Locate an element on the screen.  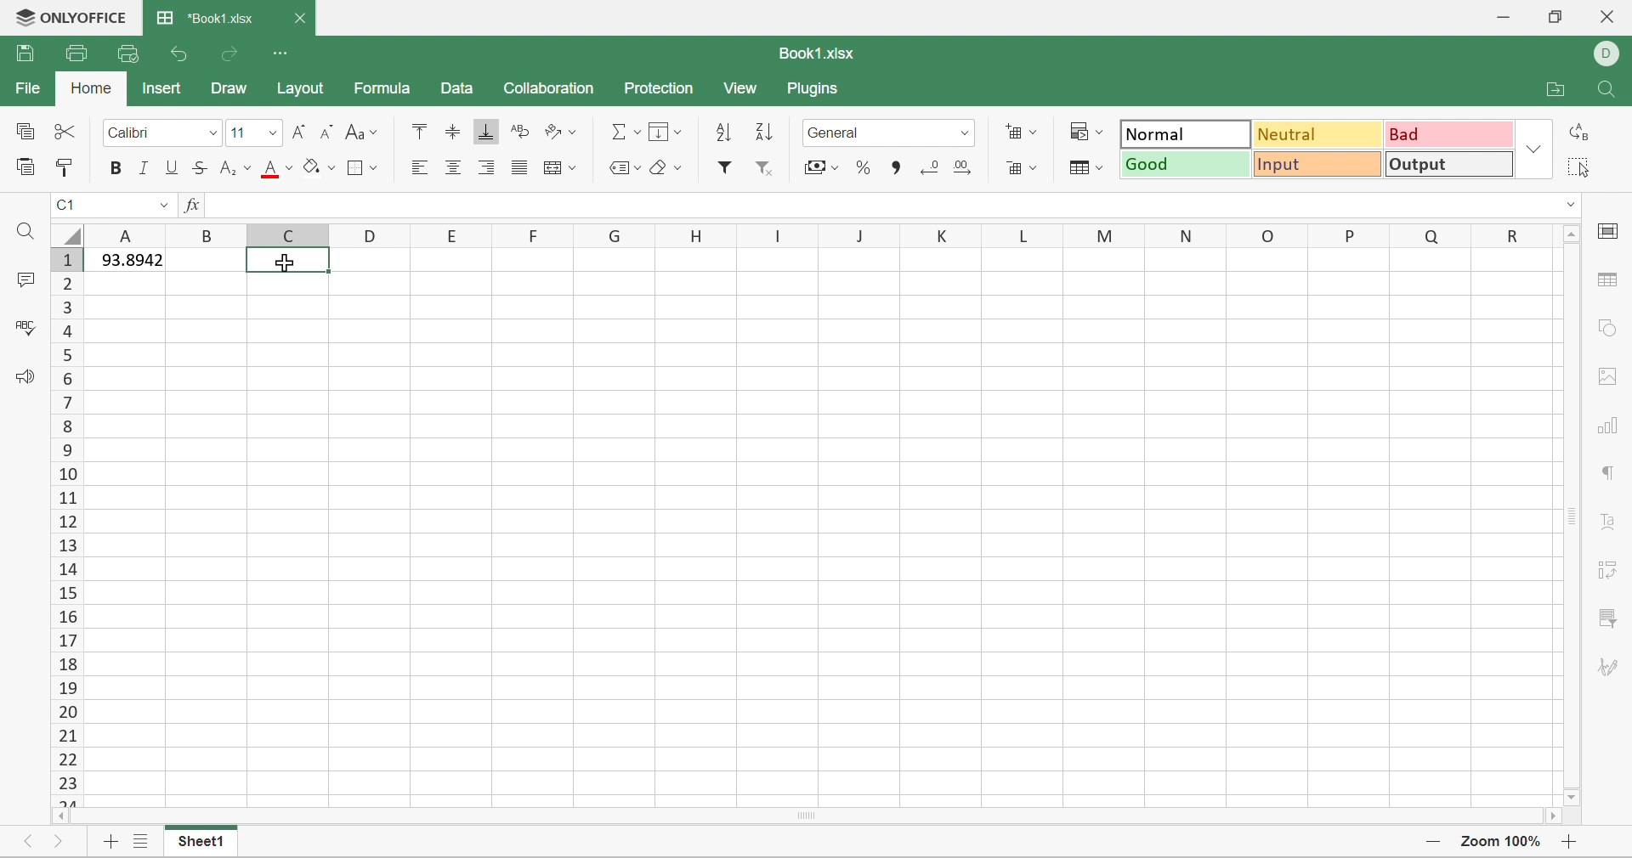
Text Art settings is located at coordinates (1611, 524).